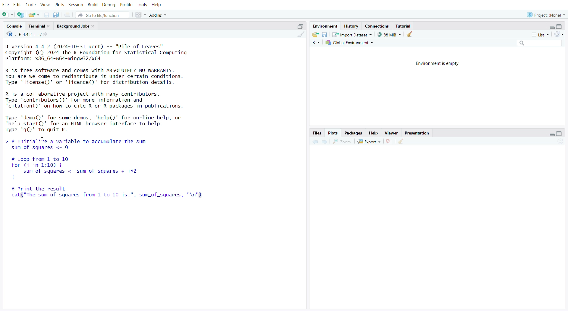 This screenshot has width=568, height=311. What do you see at coordinates (561, 133) in the screenshot?
I see `collapse` at bounding box center [561, 133].